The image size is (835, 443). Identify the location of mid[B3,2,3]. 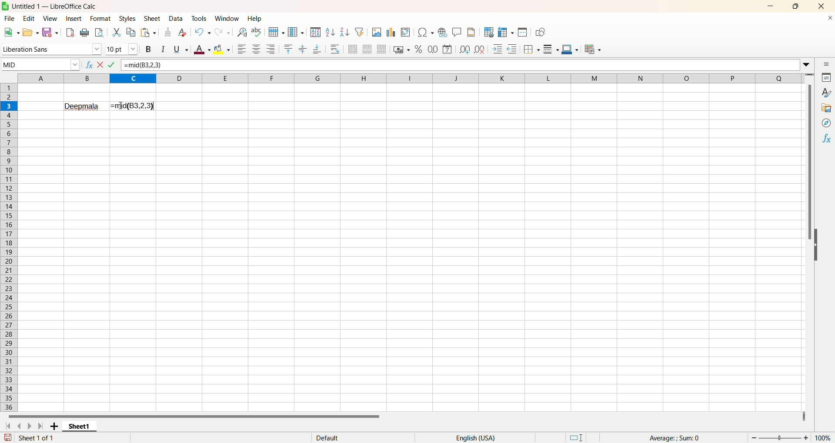
(134, 106).